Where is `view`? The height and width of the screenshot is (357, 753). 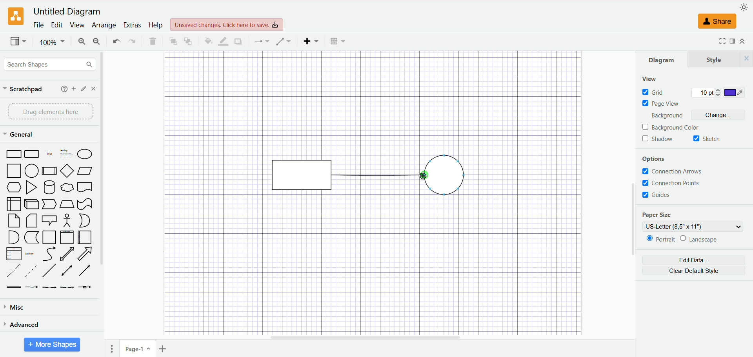 view is located at coordinates (653, 78).